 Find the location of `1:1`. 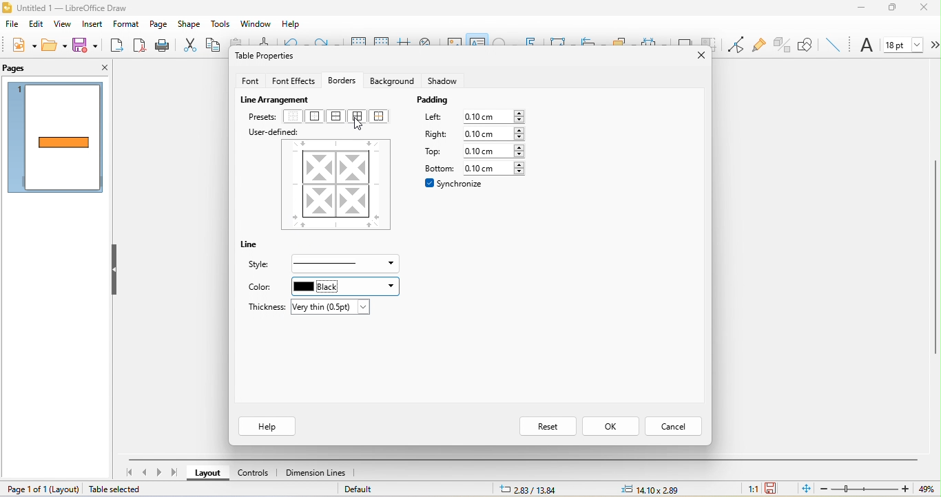

1:1 is located at coordinates (746, 489).